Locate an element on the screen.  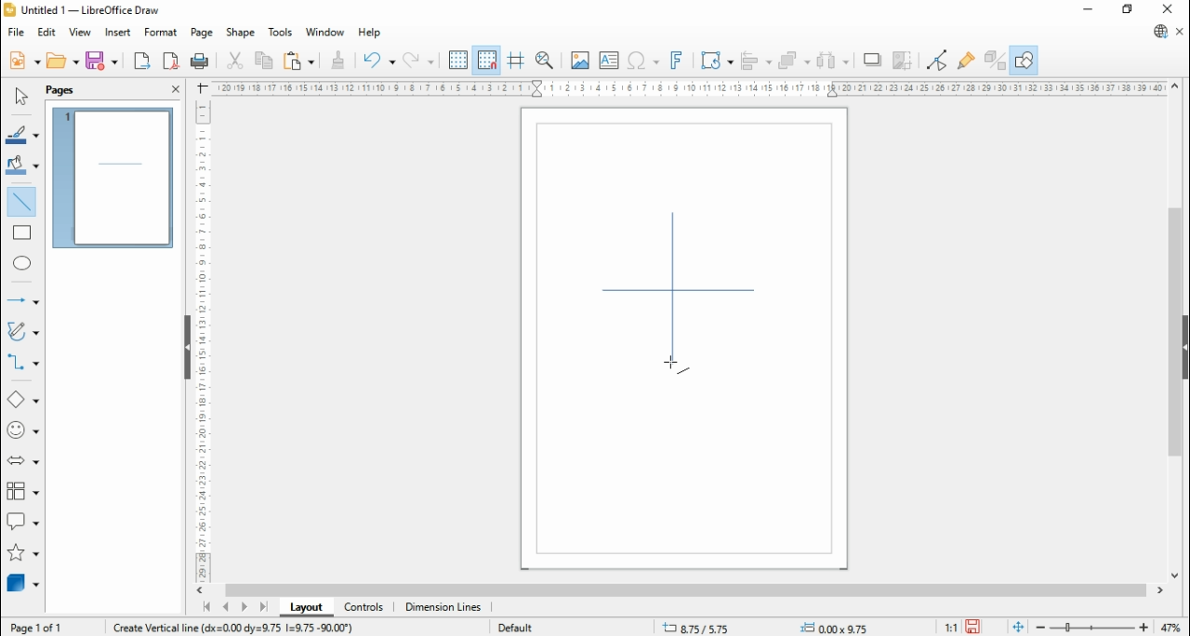
close pane is located at coordinates (175, 89).